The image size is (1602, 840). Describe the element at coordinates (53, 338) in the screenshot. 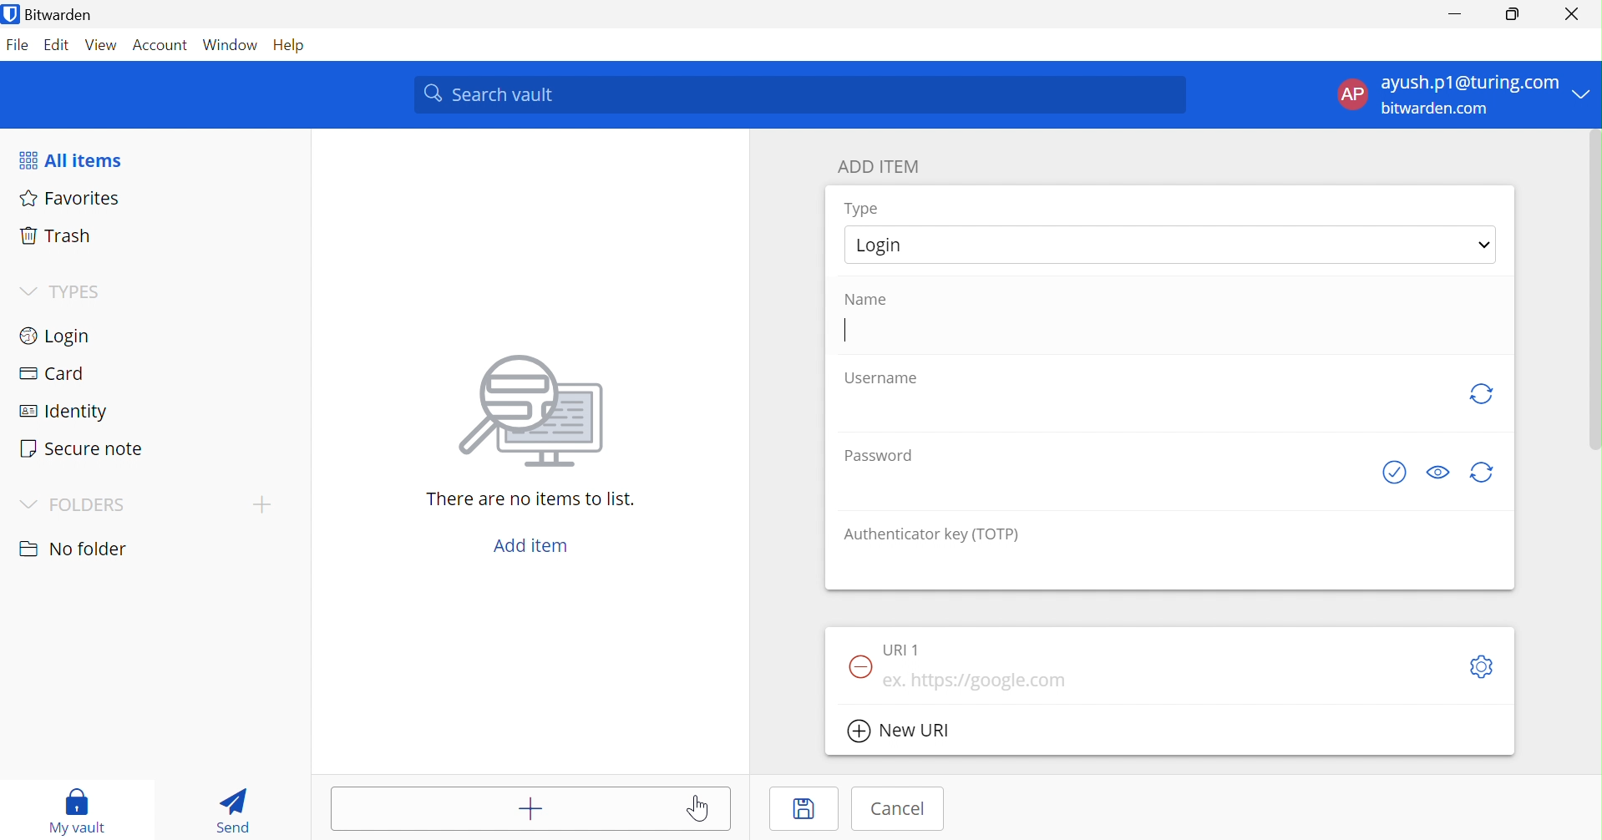

I see `Login` at that location.